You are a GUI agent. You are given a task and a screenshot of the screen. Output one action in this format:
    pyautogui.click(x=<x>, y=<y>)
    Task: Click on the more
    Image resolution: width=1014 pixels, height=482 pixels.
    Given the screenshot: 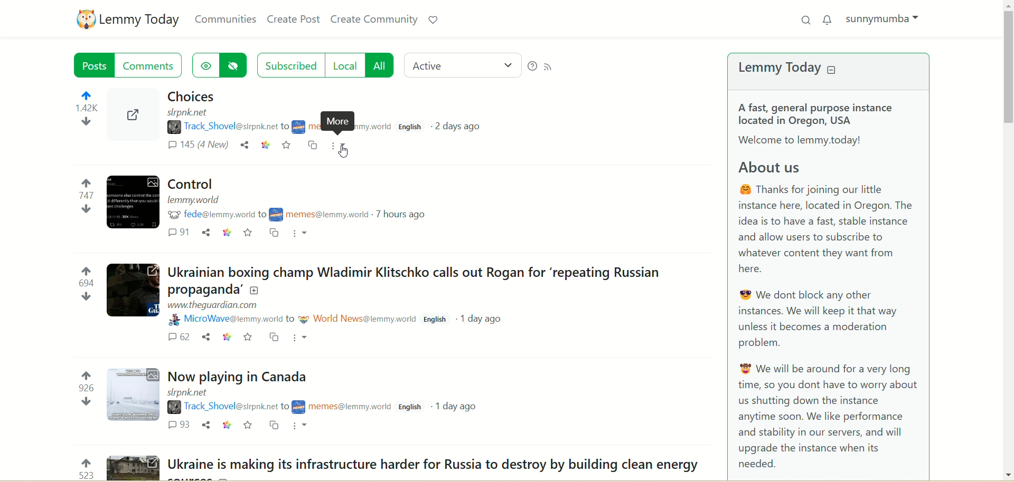 What is the action you would take?
    pyautogui.click(x=341, y=144)
    